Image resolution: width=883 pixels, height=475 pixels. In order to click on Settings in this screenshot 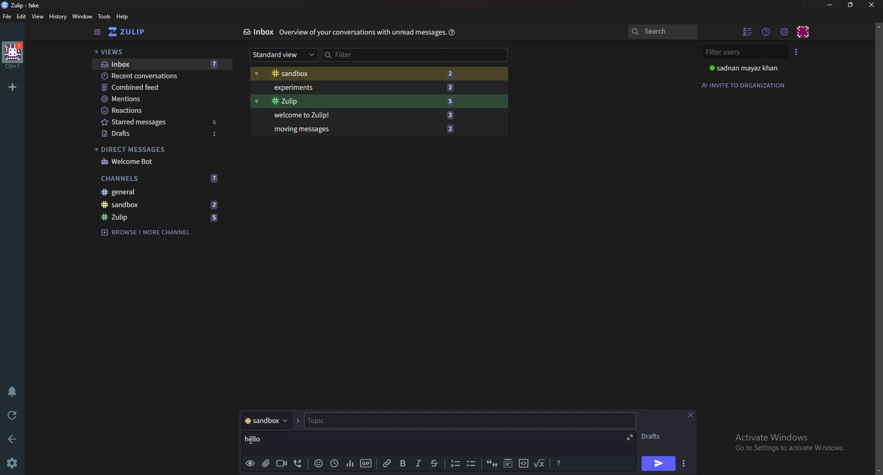, I will do `click(14, 461)`.